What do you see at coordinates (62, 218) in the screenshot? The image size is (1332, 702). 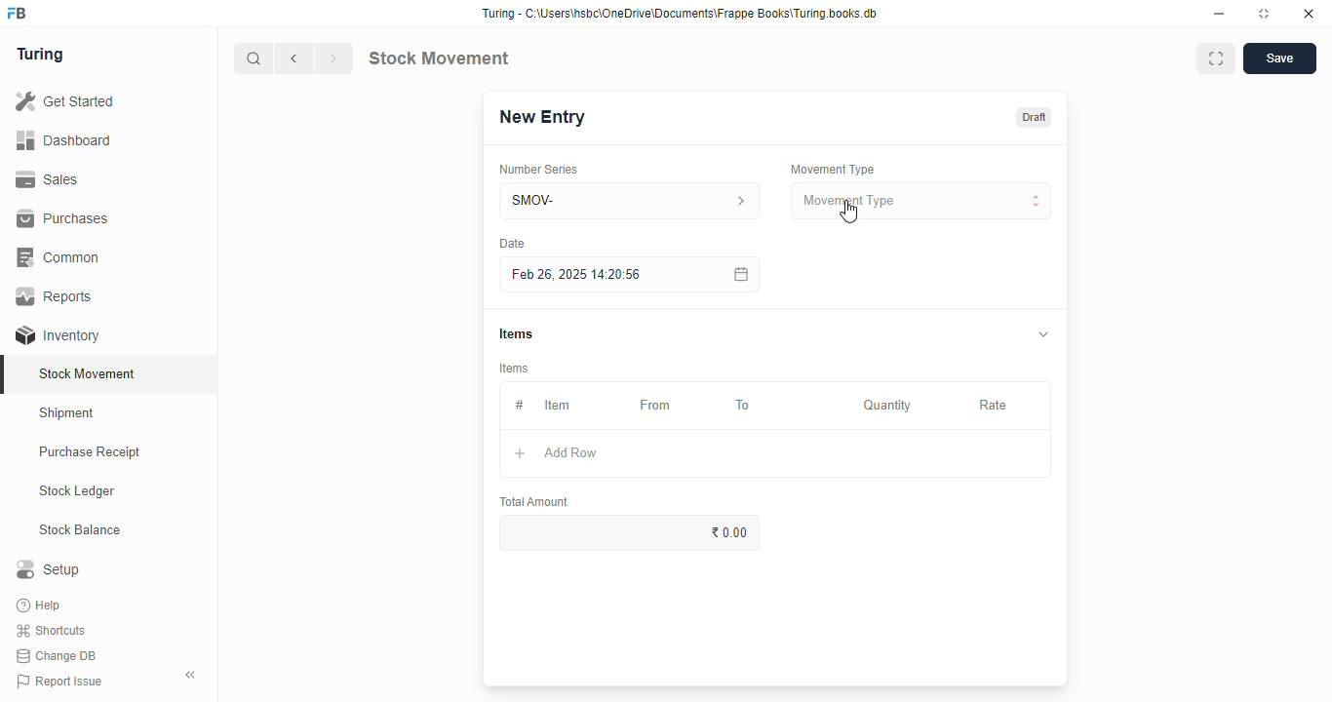 I see `purchases` at bounding box center [62, 218].